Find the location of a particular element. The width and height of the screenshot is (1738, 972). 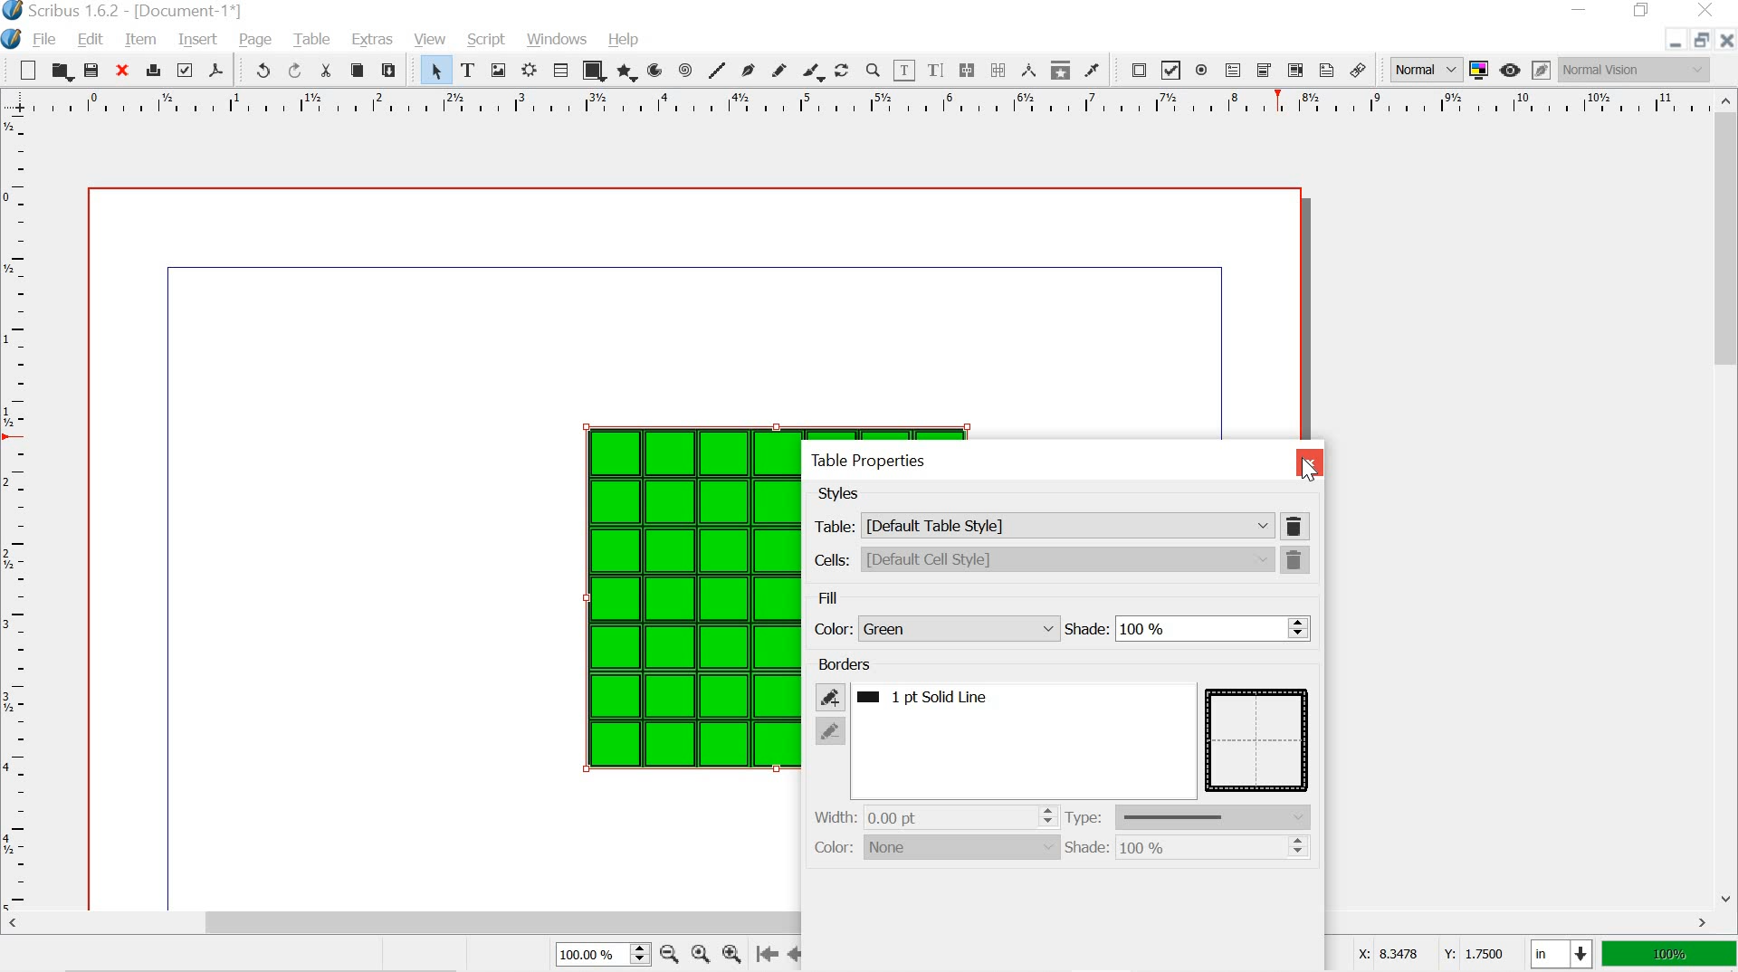

shades change is located at coordinates (1298, 626).